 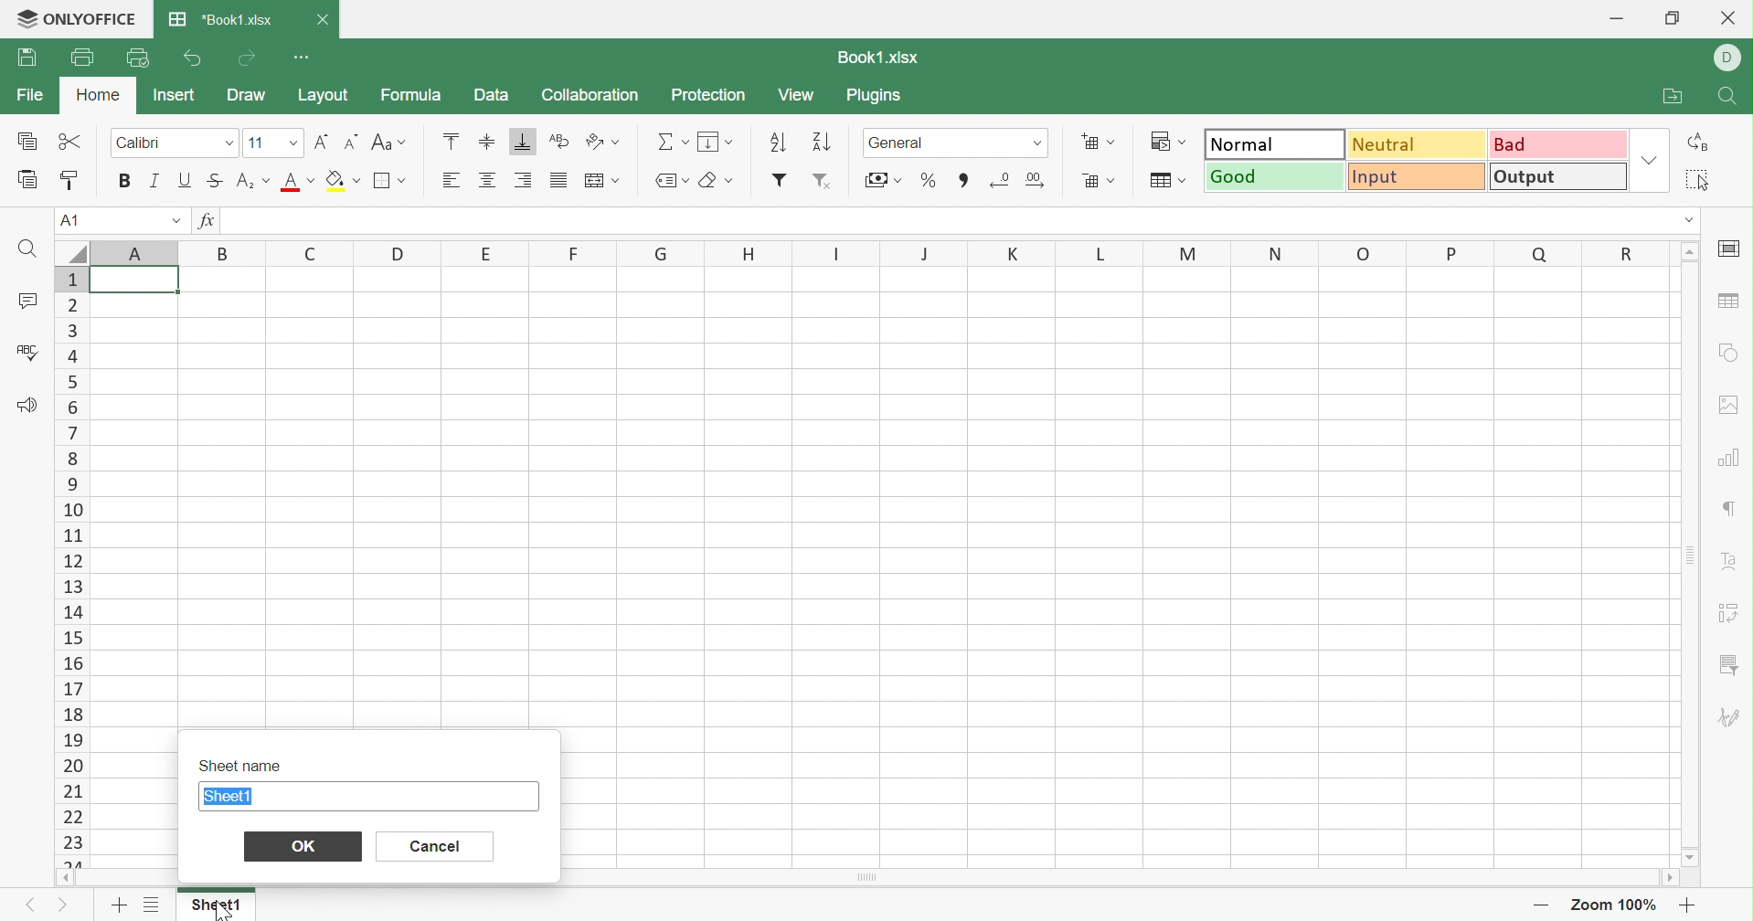 I want to click on Save, so click(x=25, y=58).